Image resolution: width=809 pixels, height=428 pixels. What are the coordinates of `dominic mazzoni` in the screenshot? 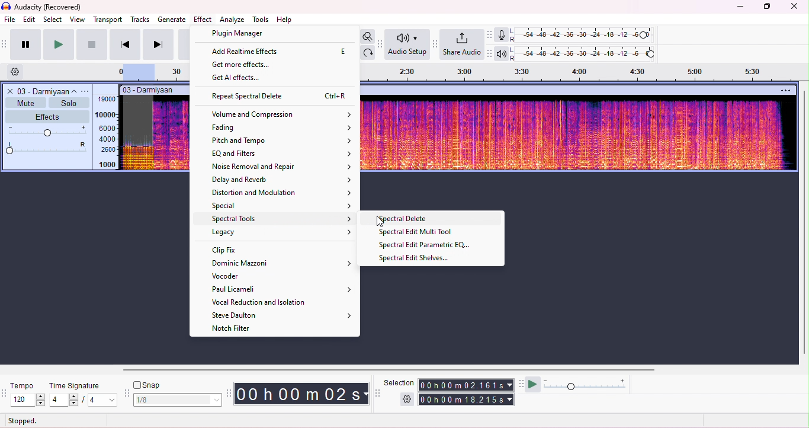 It's located at (274, 263).